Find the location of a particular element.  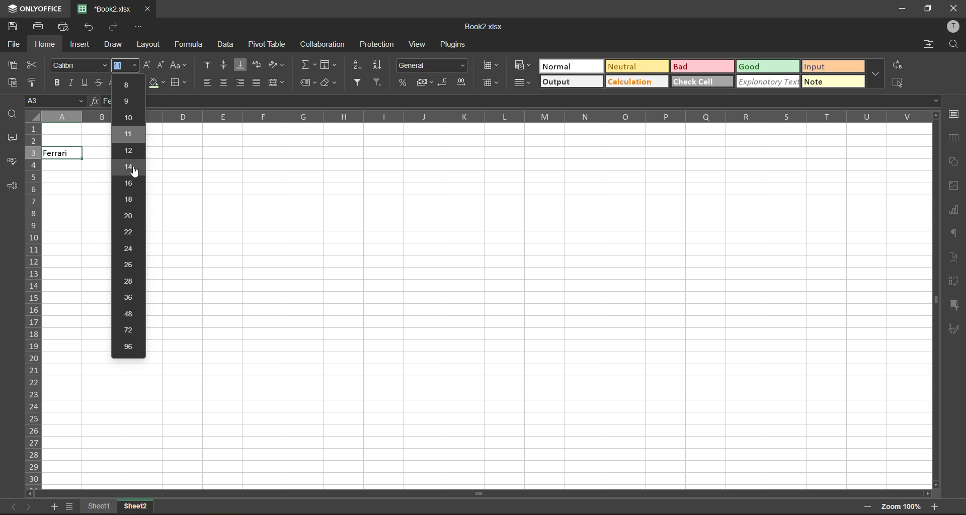

output is located at coordinates (573, 82).